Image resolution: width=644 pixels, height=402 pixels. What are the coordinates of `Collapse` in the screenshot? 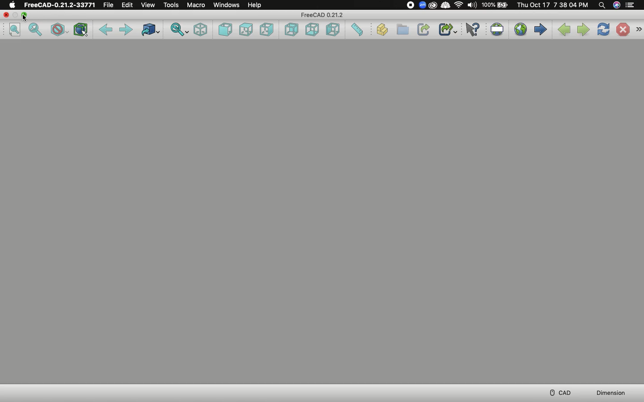 It's located at (25, 15).